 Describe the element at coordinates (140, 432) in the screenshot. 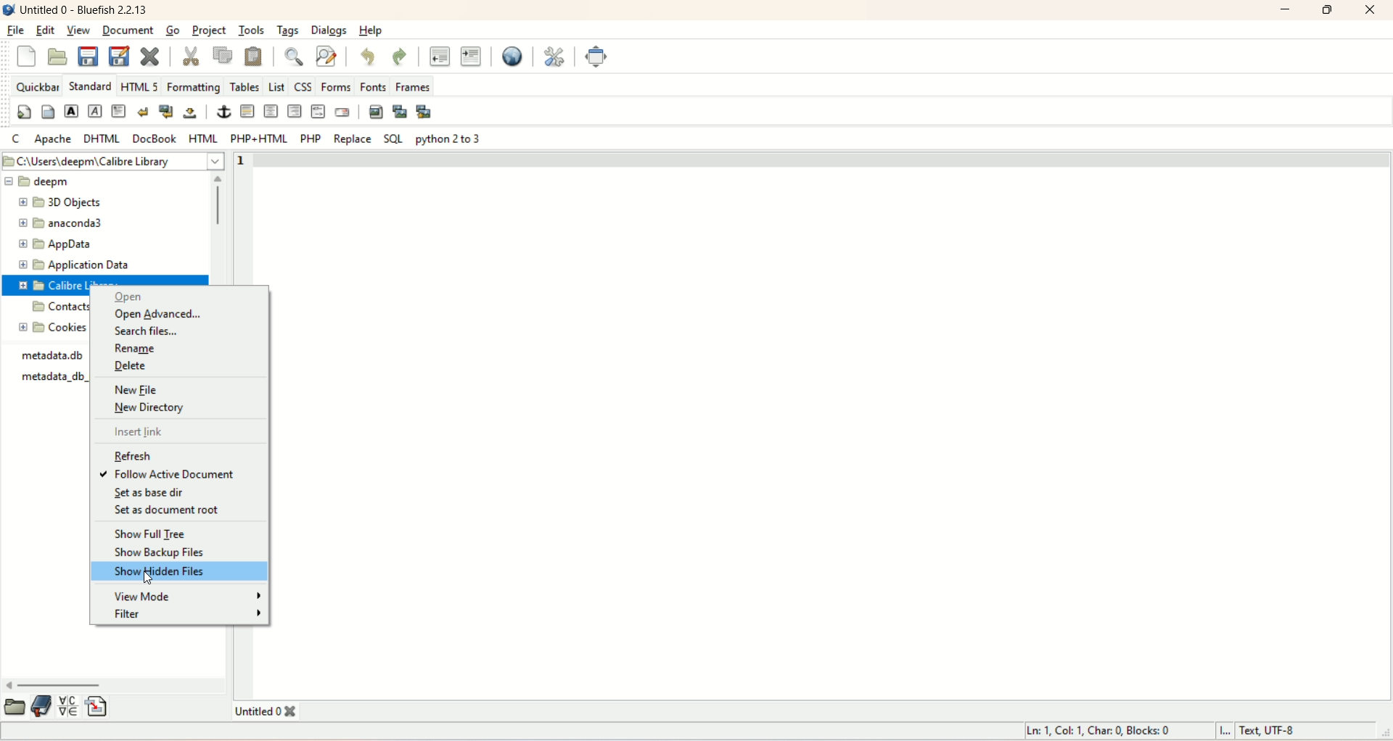

I see `insert link` at that location.